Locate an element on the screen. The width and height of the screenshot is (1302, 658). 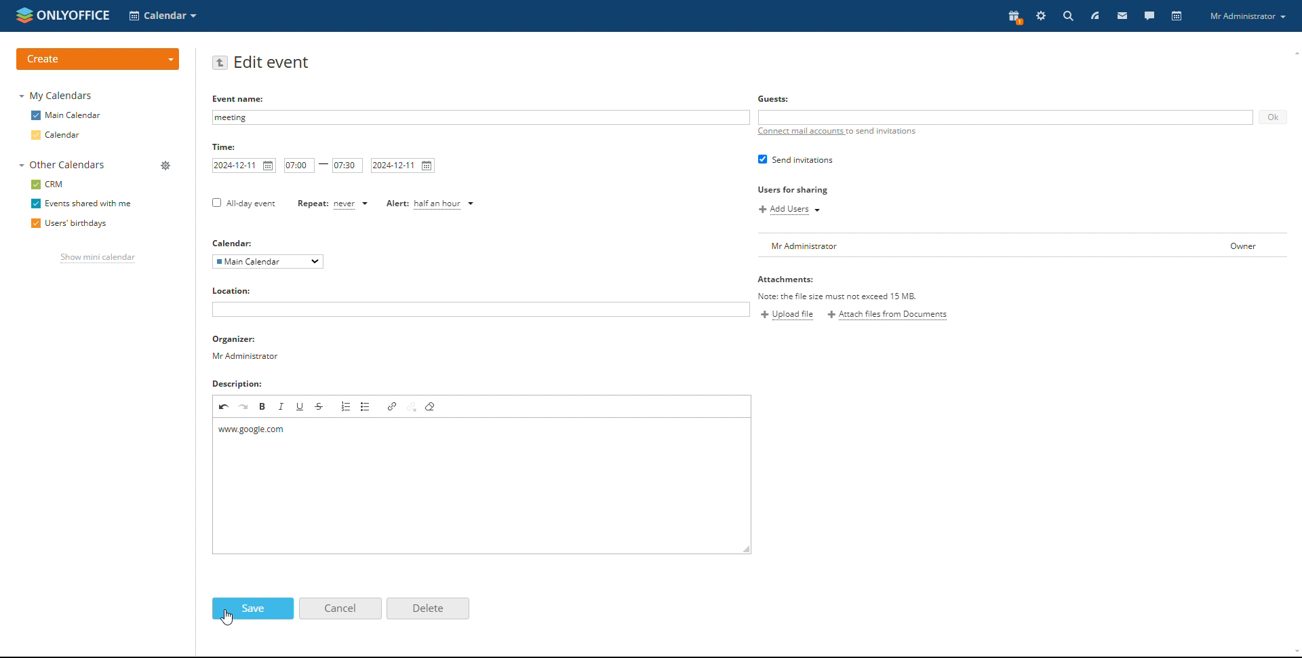
set repetition is located at coordinates (352, 204).